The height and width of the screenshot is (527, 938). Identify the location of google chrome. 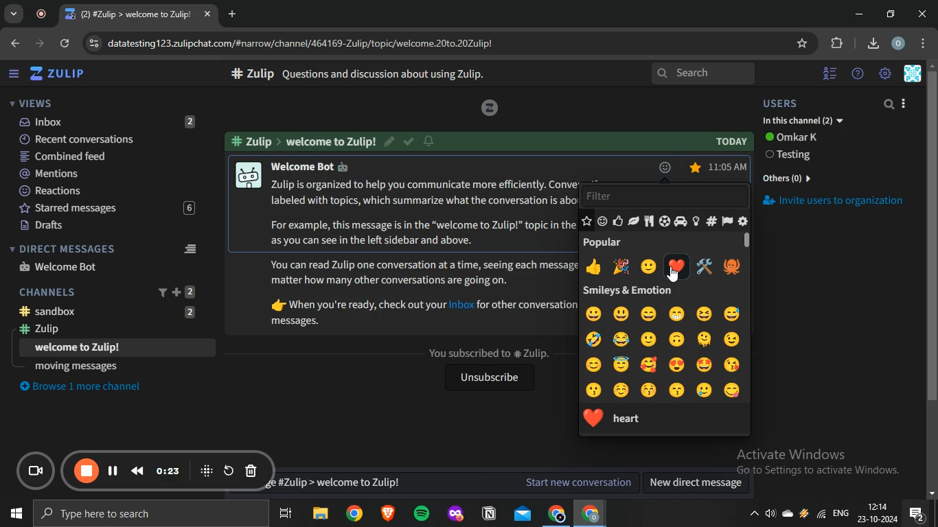
(589, 514).